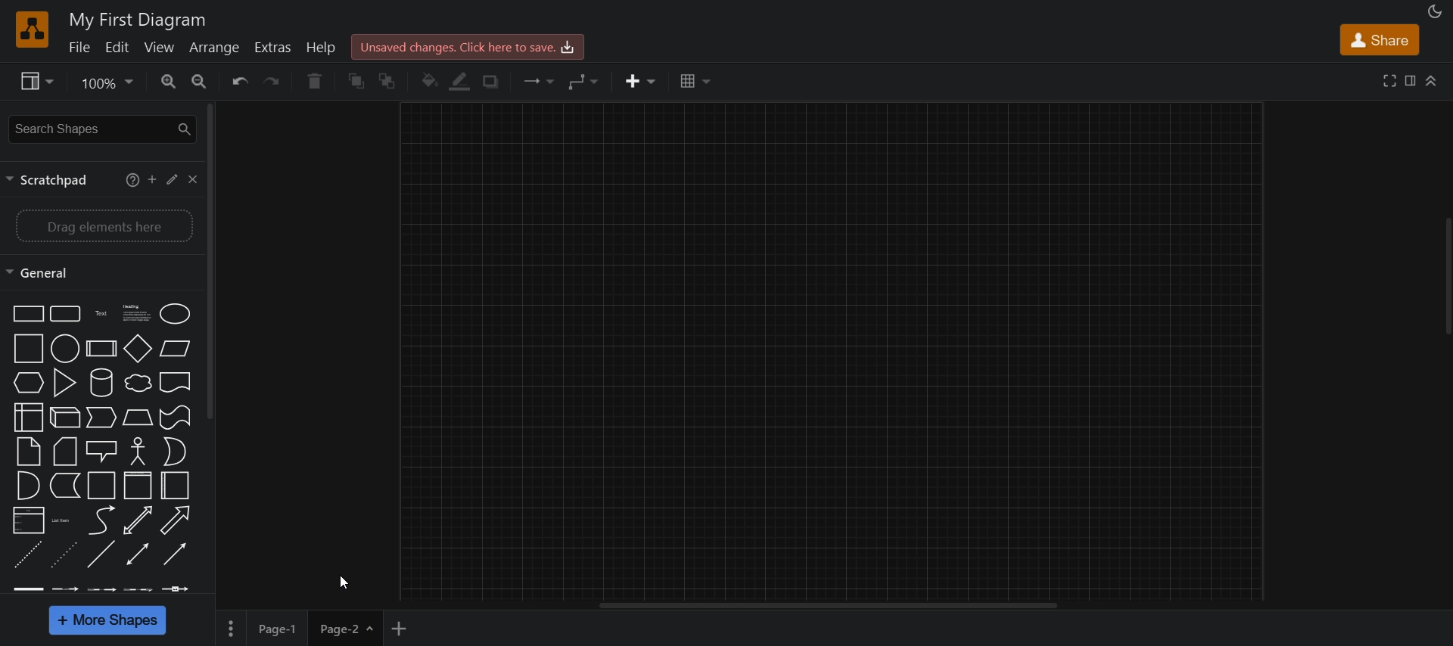  I want to click on click here to save, so click(471, 45).